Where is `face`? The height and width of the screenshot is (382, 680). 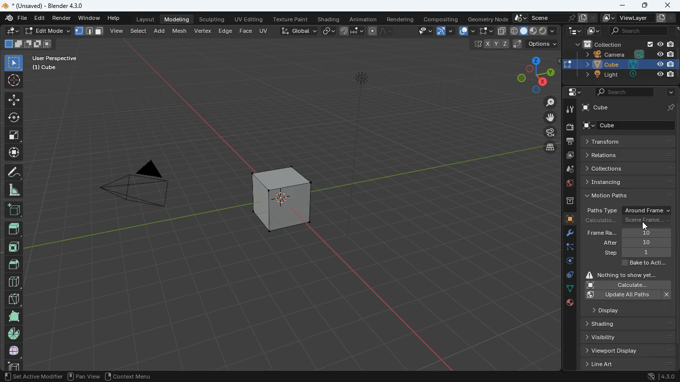
face is located at coordinates (246, 31).